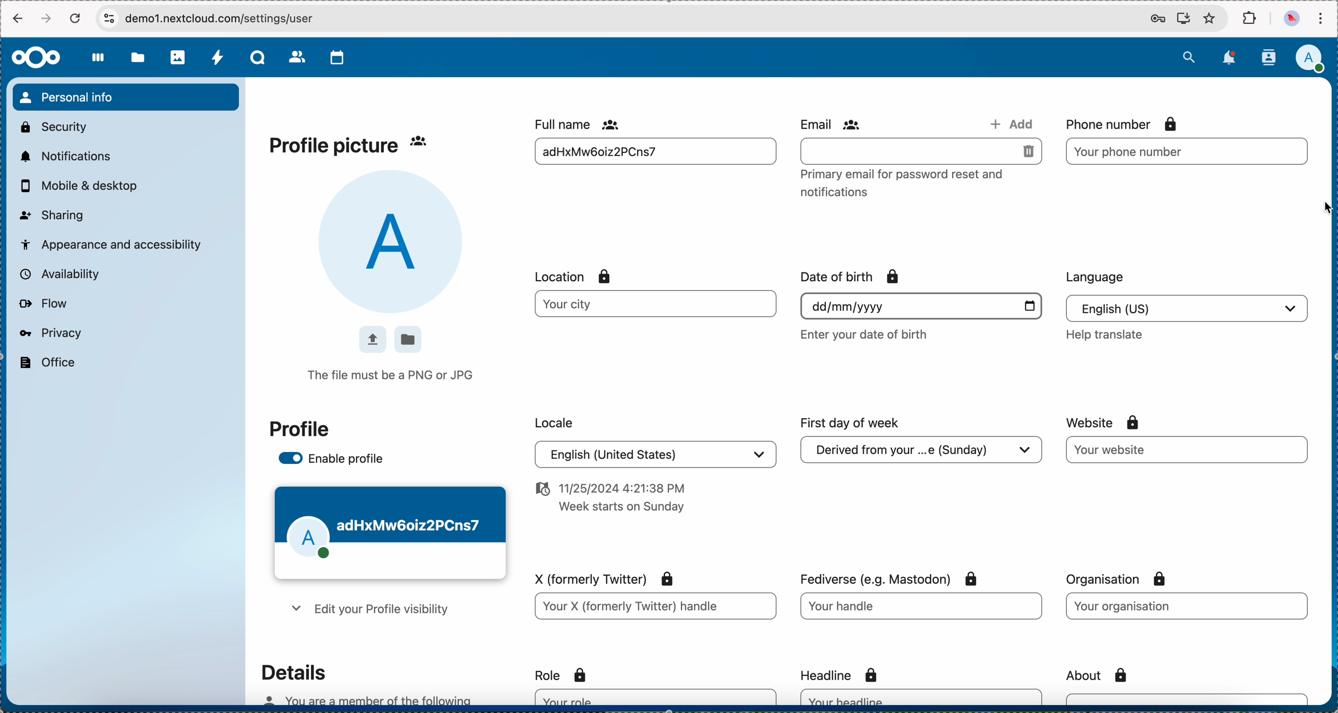 The height and width of the screenshot is (713, 1338). What do you see at coordinates (655, 697) in the screenshot?
I see `type here` at bounding box center [655, 697].